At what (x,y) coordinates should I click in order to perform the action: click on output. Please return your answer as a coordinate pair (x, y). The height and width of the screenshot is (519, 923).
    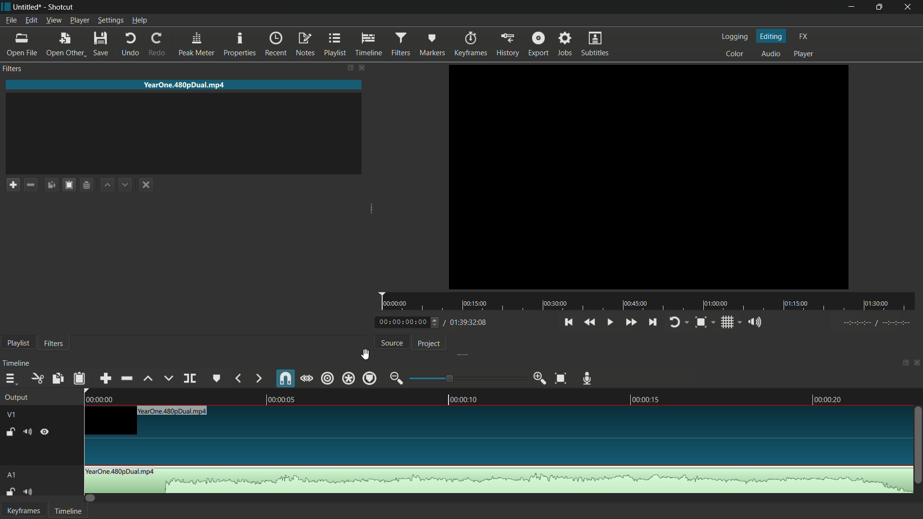
    Looking at the image, I should click on (18, 397).